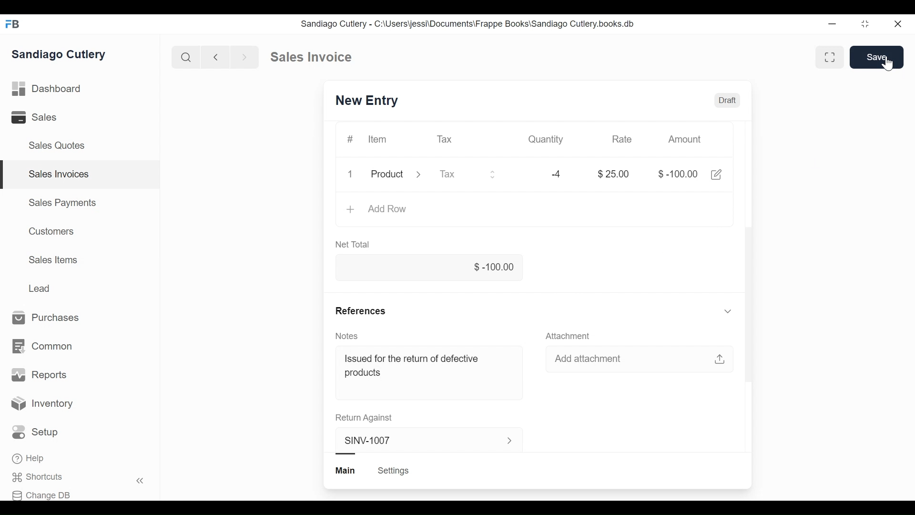 The width and height of the screenshot is (915, 515). I want to click on FB, so click(14, 24).